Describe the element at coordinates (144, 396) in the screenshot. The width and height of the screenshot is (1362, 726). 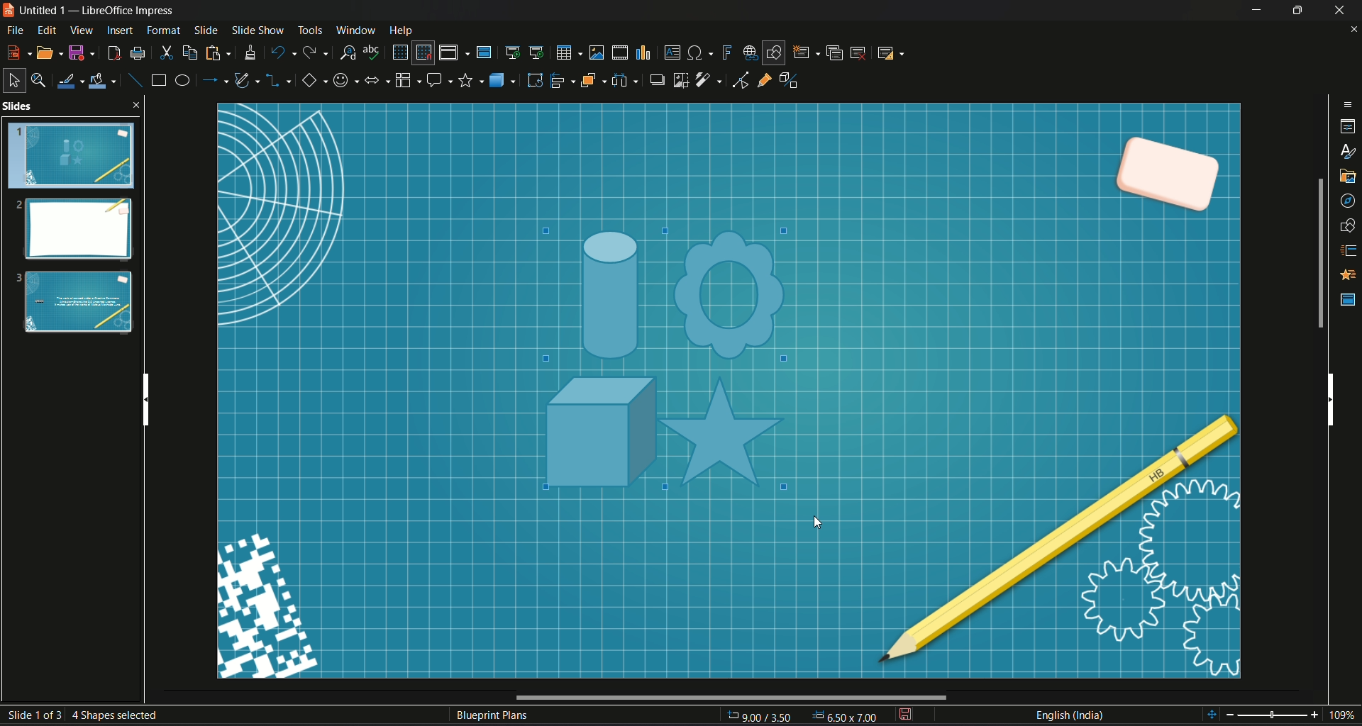
I see `Vertical scroll bar` at that location.